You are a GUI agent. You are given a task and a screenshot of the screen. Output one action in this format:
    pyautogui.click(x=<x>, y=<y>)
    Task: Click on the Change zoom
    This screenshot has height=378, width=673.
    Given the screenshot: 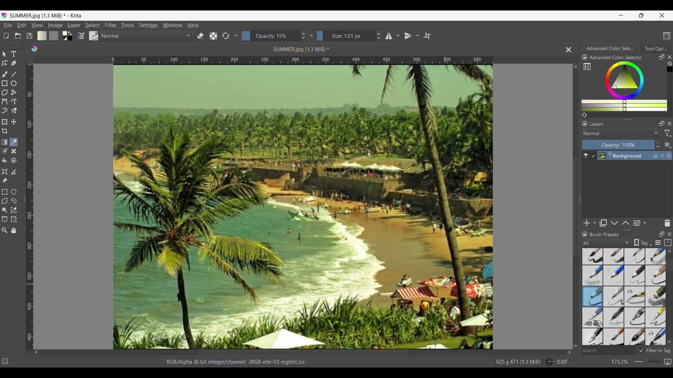 What is the action you would take?
    pyautogui.click(x=648, y=362)
    